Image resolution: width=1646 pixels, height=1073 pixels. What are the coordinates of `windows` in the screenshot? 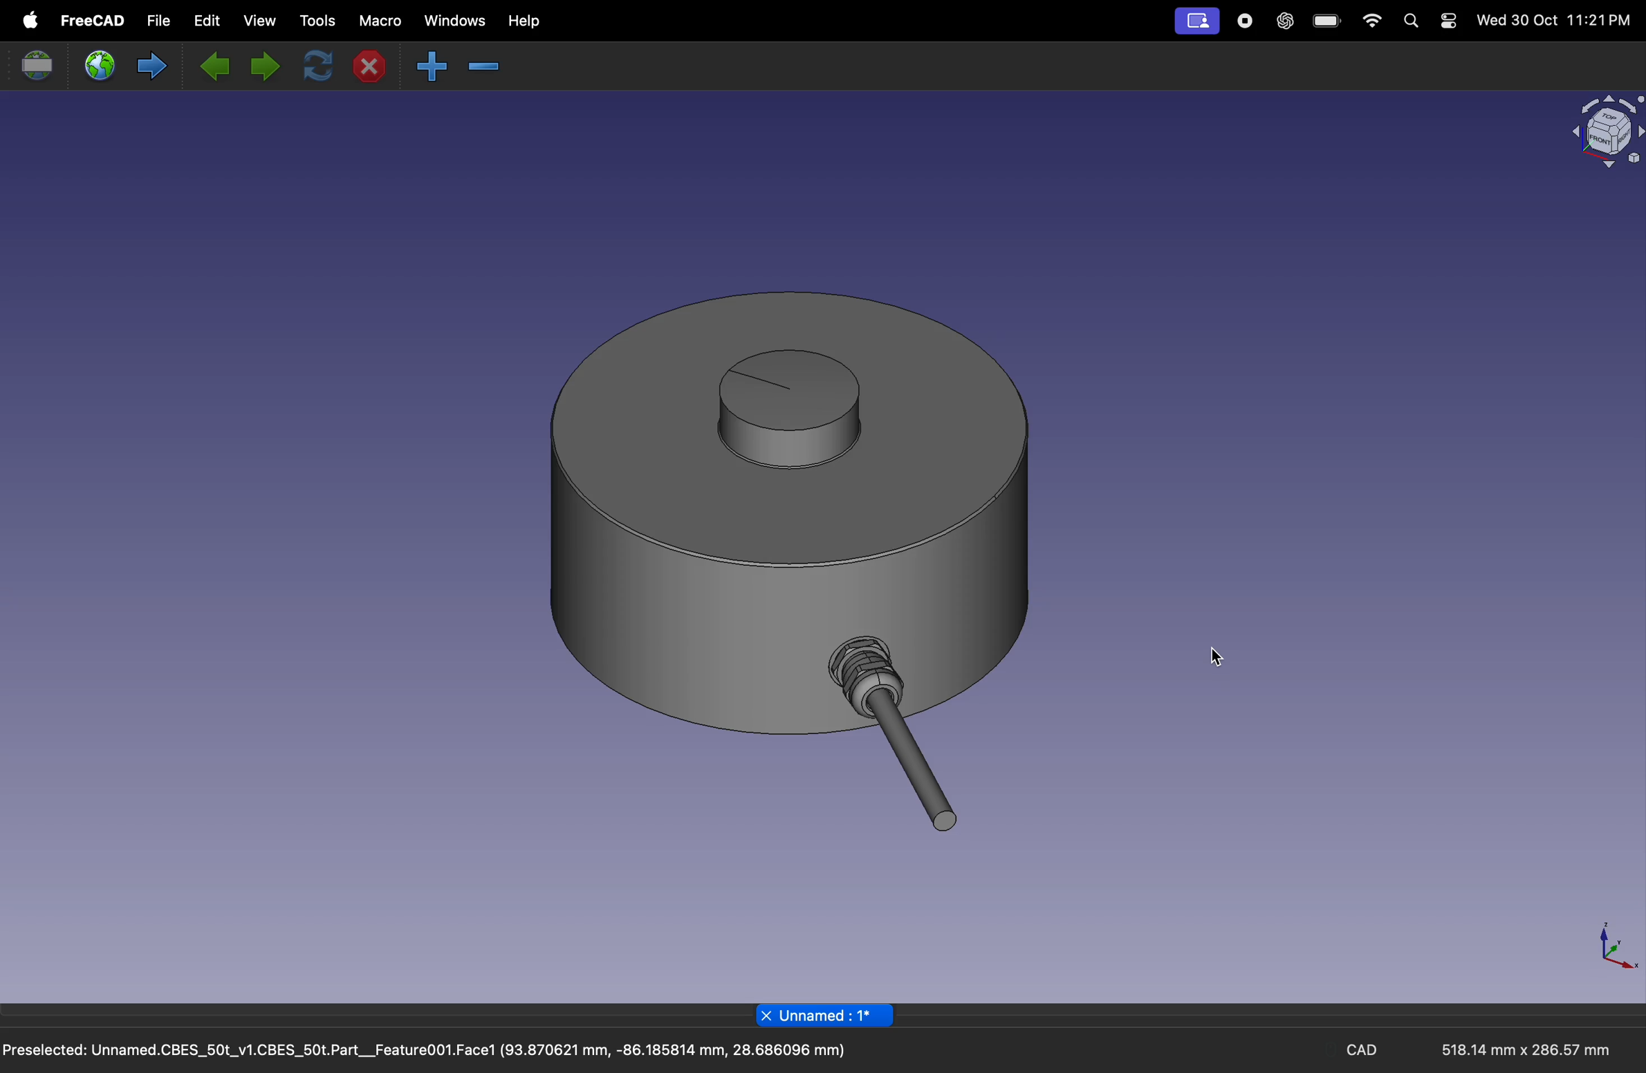 It's located at (452, 22).